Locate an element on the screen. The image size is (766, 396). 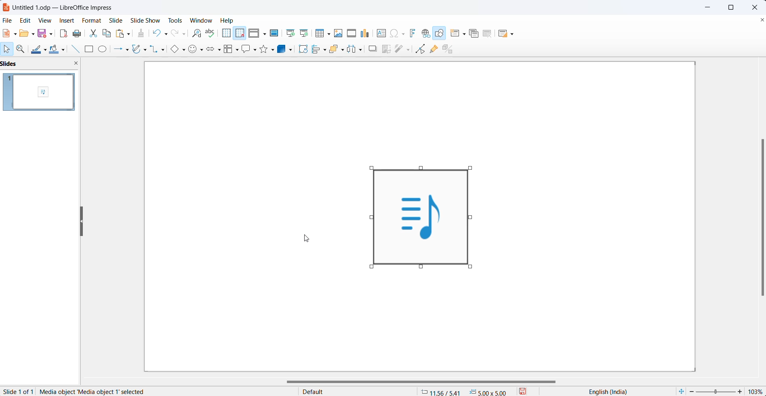
redo is located at coordinates (177, 34).